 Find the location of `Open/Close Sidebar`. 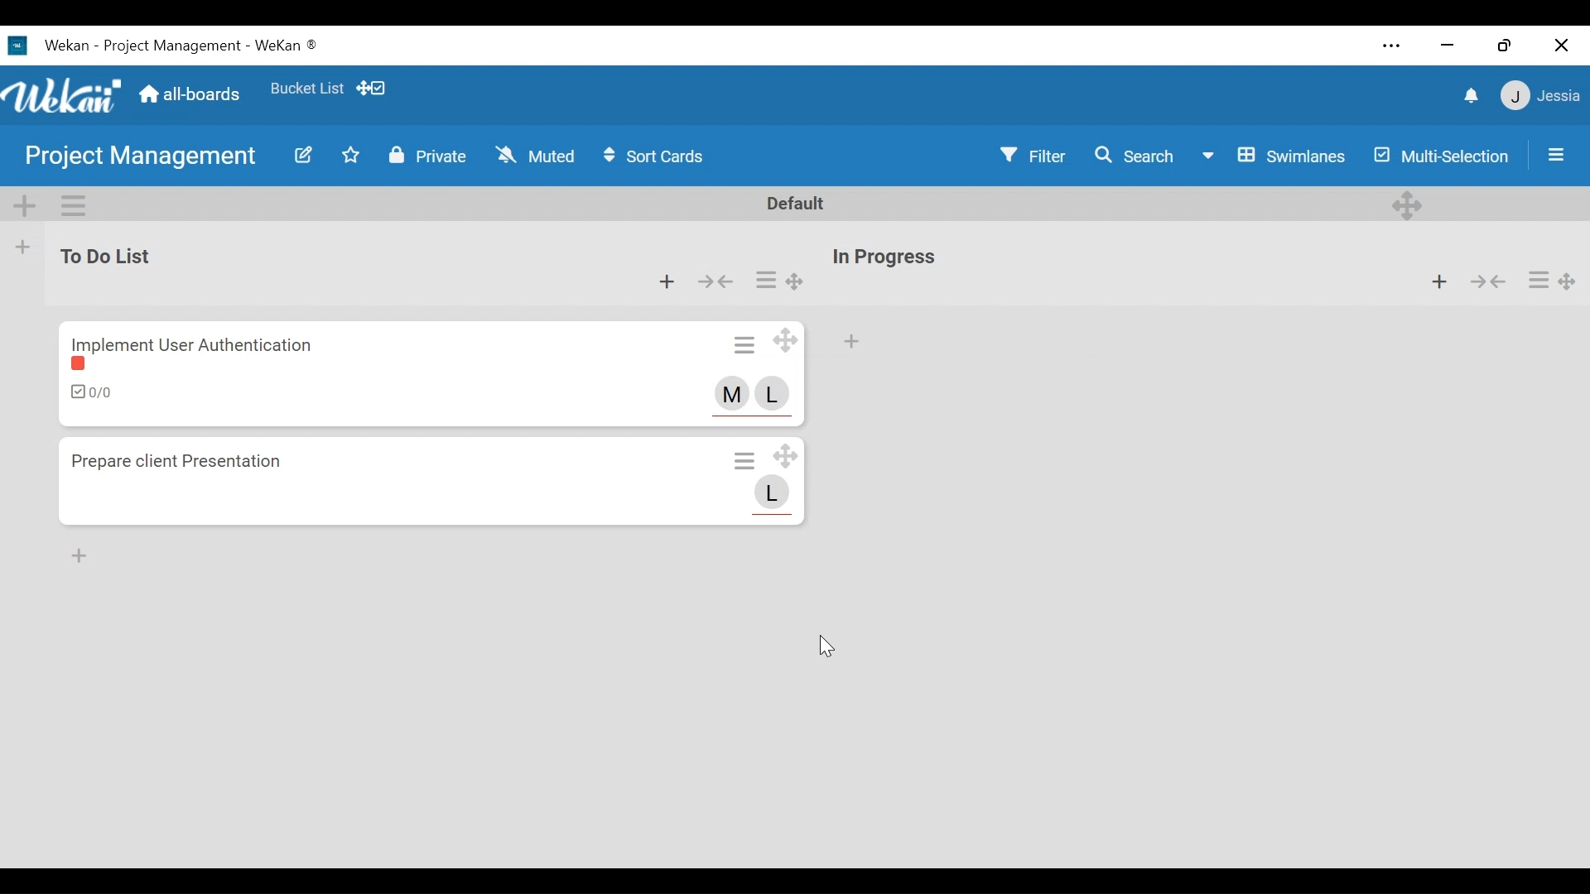

Open/Close Sidebar is located at coordinates (1556, 155).